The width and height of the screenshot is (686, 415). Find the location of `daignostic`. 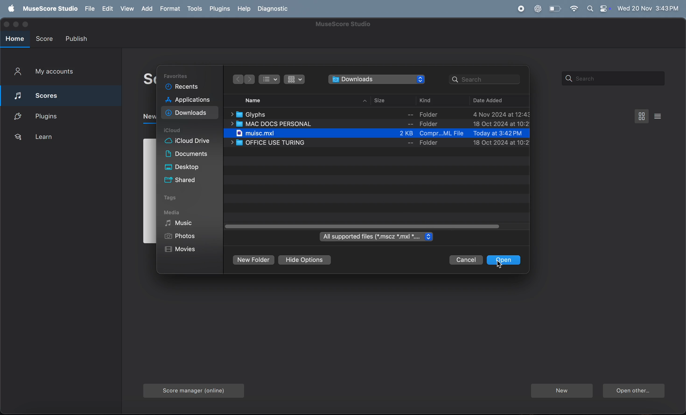

daignostic is located at coordinates (276, 9).